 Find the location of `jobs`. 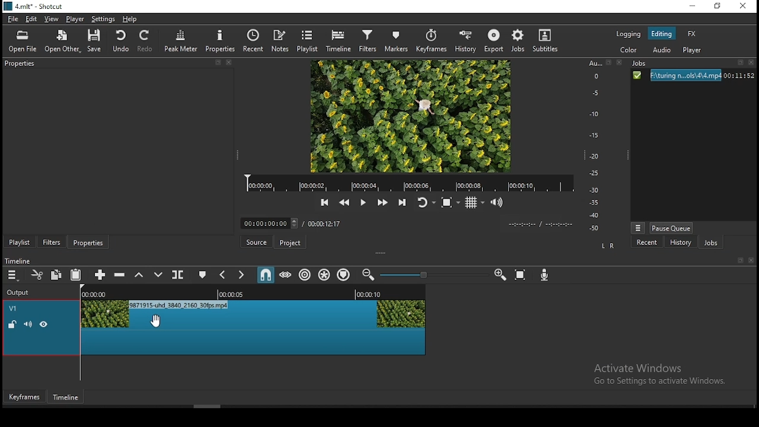

jobs is located at coordinates (710, 244).